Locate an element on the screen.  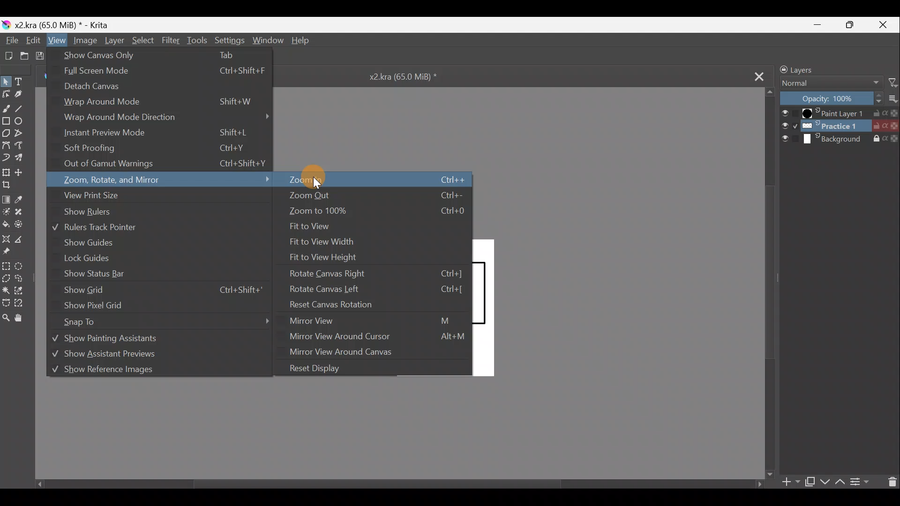
more is located at coordinates (894, 100).